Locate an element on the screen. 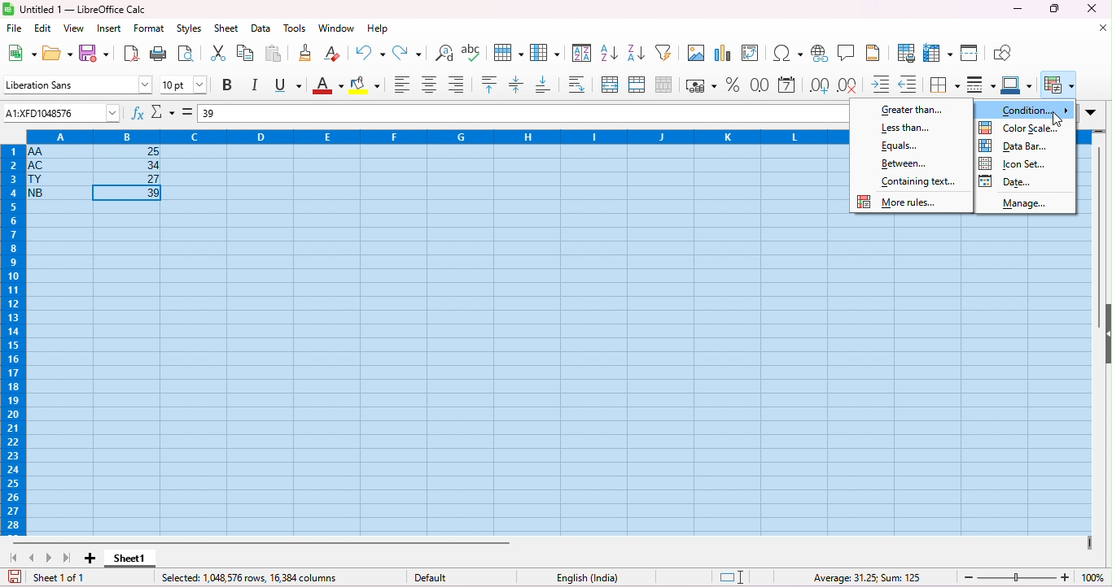 The height and width of the screenshot is (587, 1112). previous sheet is located at coordinates (33, 558).